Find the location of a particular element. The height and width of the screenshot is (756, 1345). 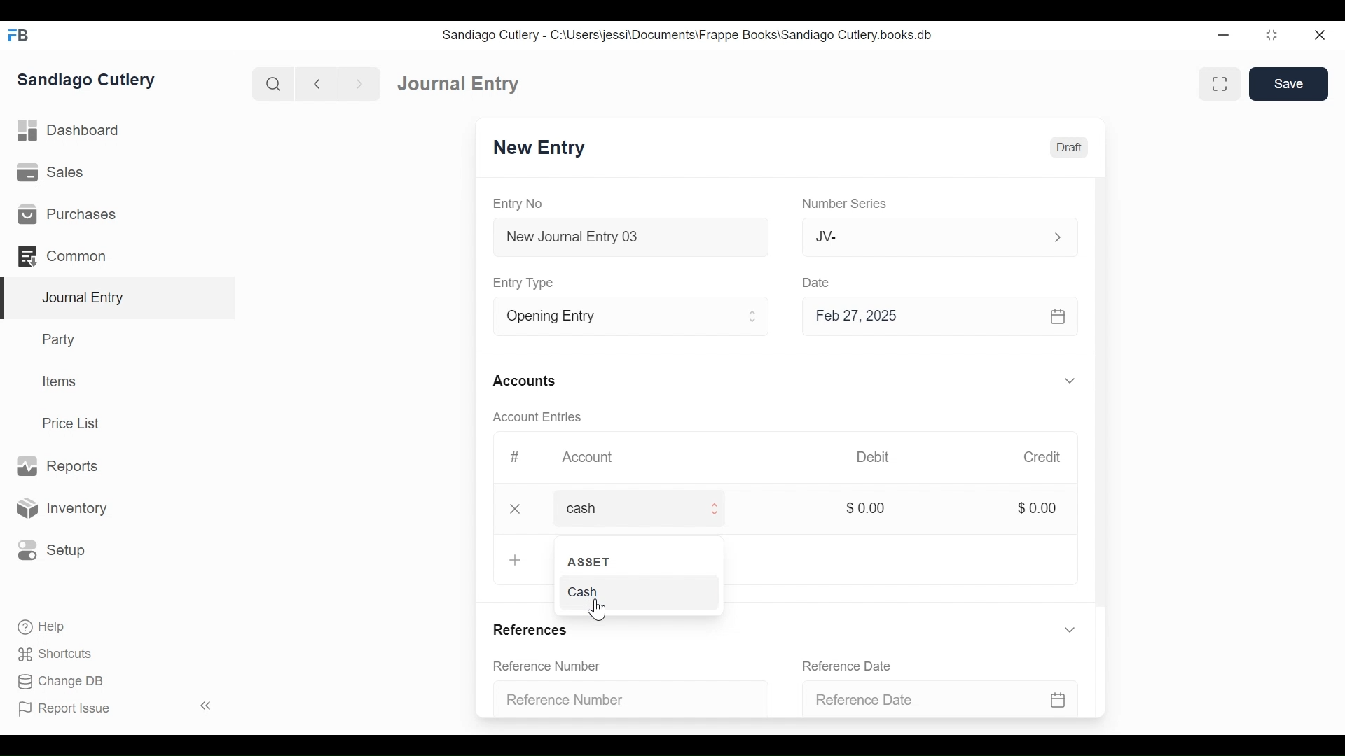

Expand is located at coordinates (1072, 380).